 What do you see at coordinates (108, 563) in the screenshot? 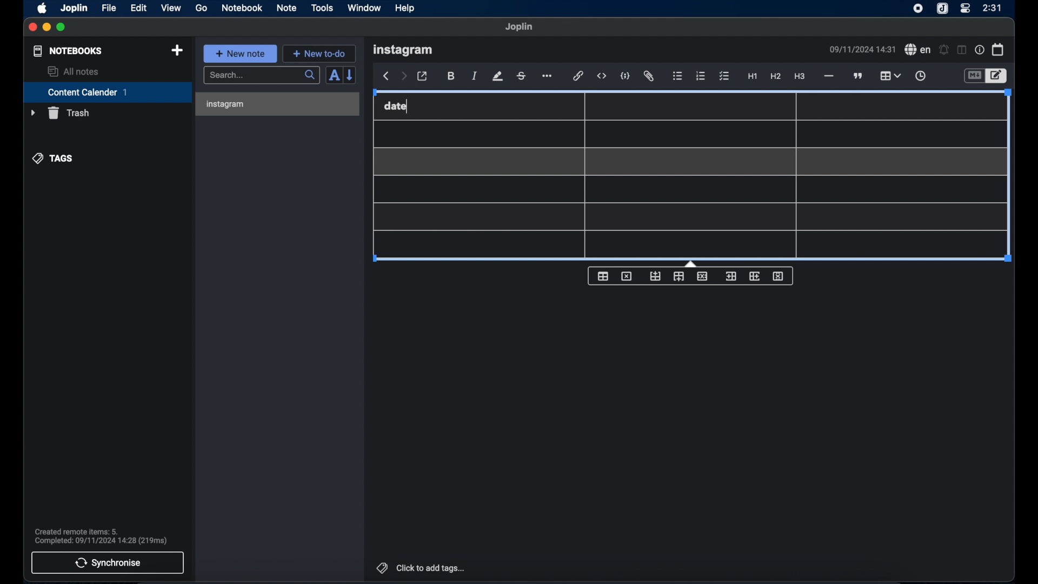
I see `synchronise` at bounding box center [108, 563].